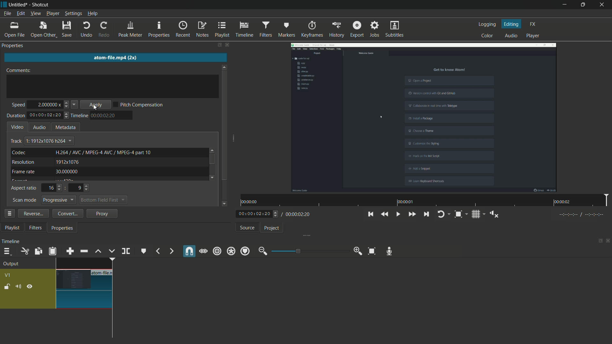  I want to click on view menu, so click(36, 14).